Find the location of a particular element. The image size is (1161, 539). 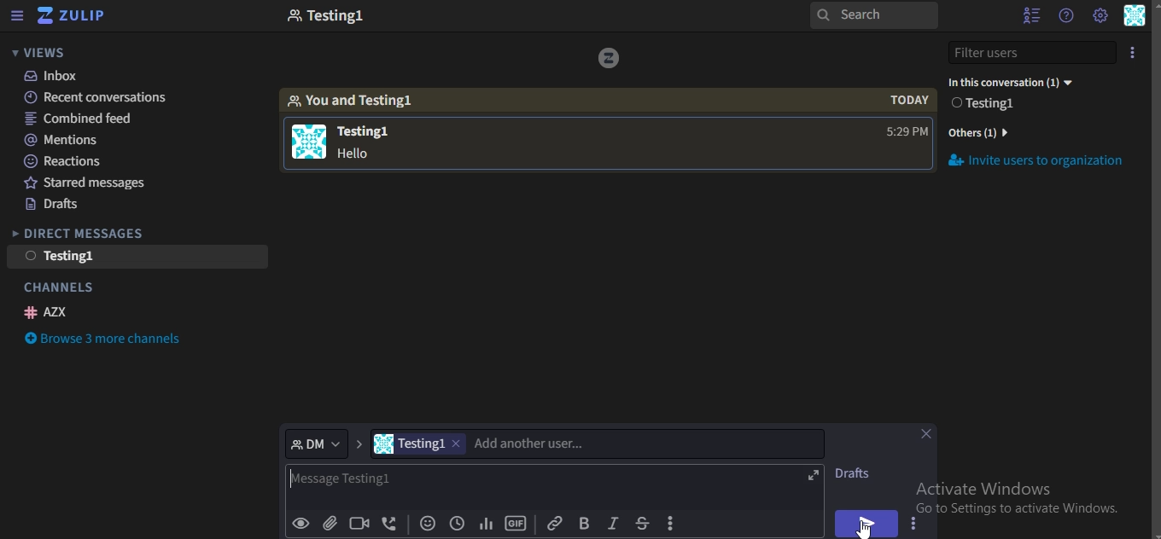

italic is located at coordinates (612, 524).